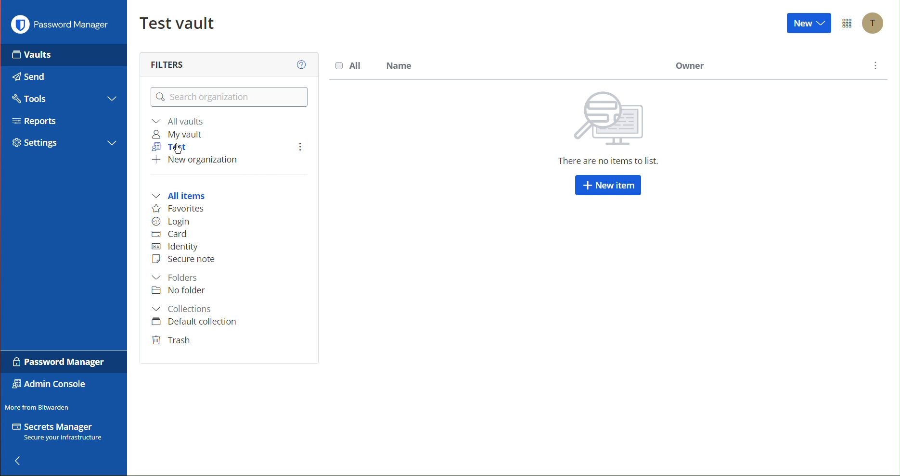  Describe the element at coordinates (60, 27) in the screenshot. I see `Password Manager` at that location.